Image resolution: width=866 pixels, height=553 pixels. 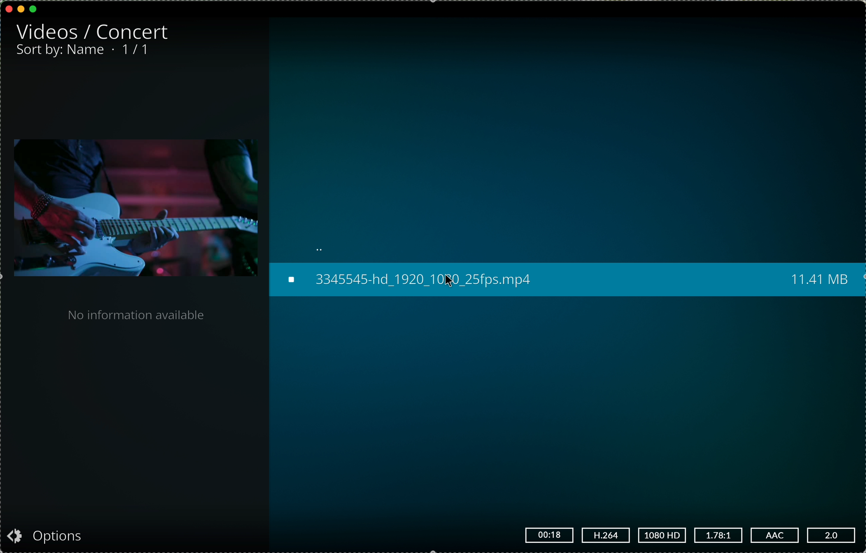 What do you see at coordinates (135, 206) in the screenshot?
I see `recording previw` at bounding box center [135, 206].